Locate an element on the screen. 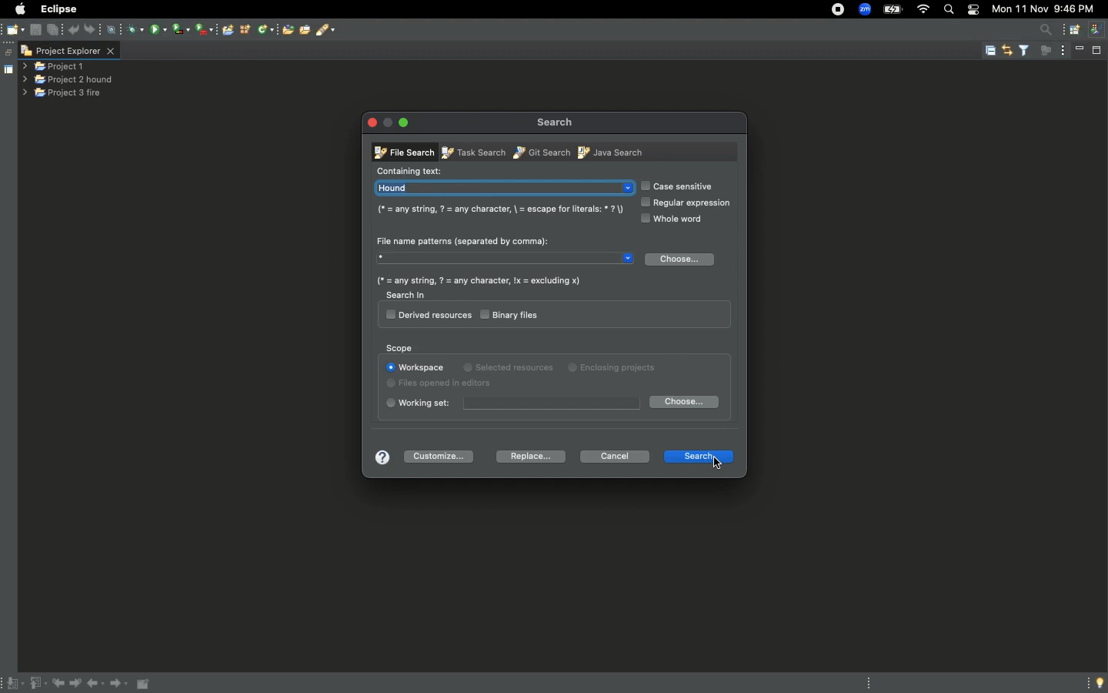  zoom is located at coordinates (866, 10).